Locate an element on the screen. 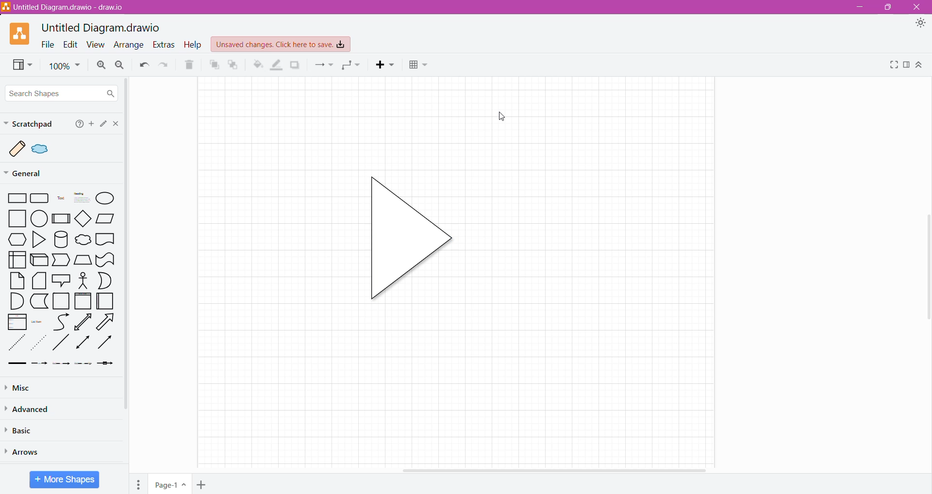 This screenshot has width=932, height=494. Pages is located at coordinates (138, 484).